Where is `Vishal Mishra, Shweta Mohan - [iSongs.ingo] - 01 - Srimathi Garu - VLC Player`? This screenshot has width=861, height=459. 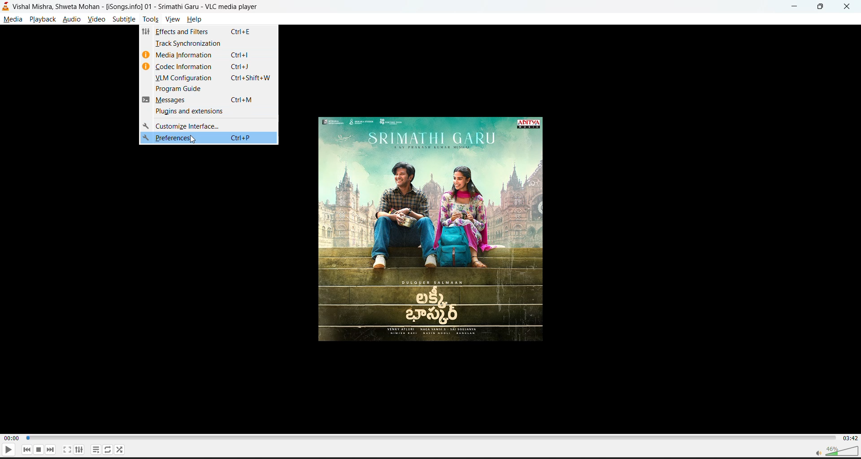 Vishal Mishra, Shweta Mohan - [iSongs.ingo] - 01 - Srimathi Garu - VLC Player is located at coordinates (137, 6).